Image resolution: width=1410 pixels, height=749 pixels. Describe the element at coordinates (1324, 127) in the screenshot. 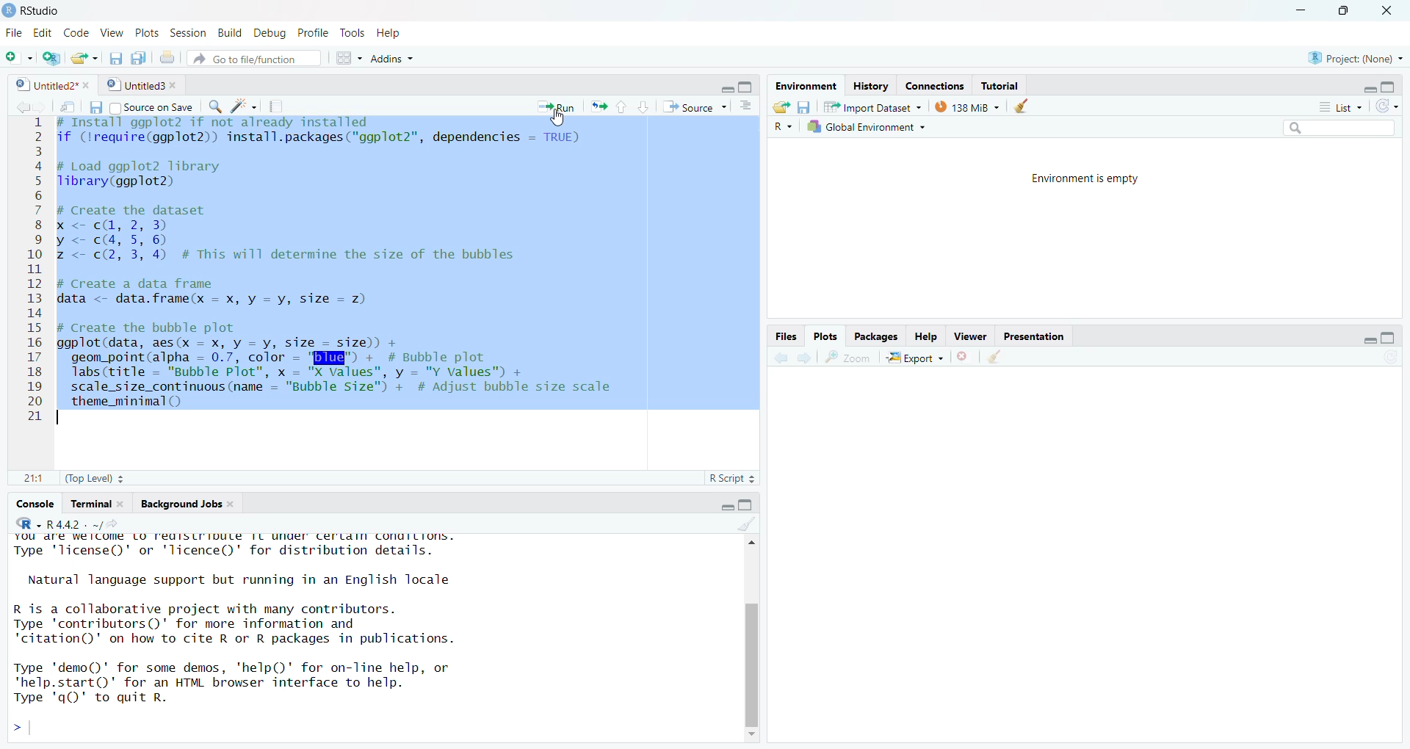

I see `Search` at that location.